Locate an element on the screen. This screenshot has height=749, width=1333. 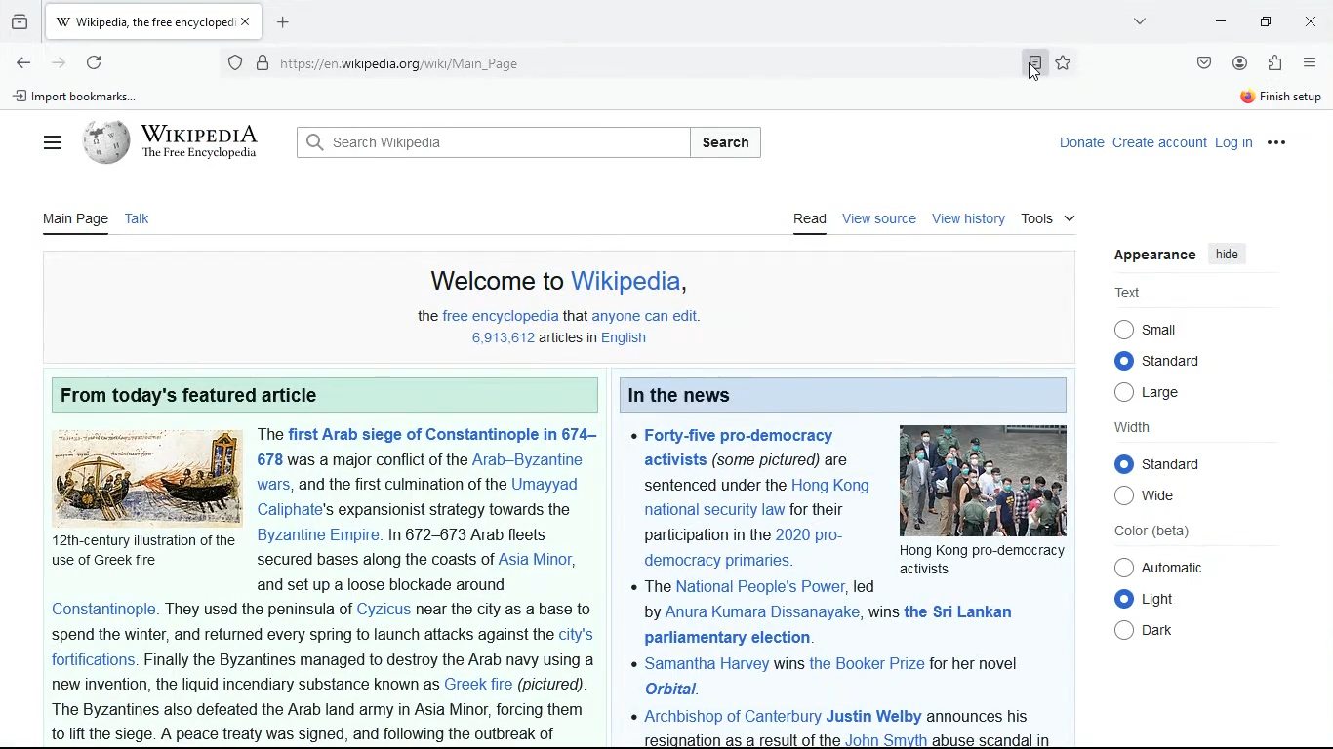
log in is located at coordinates (1235, 142).